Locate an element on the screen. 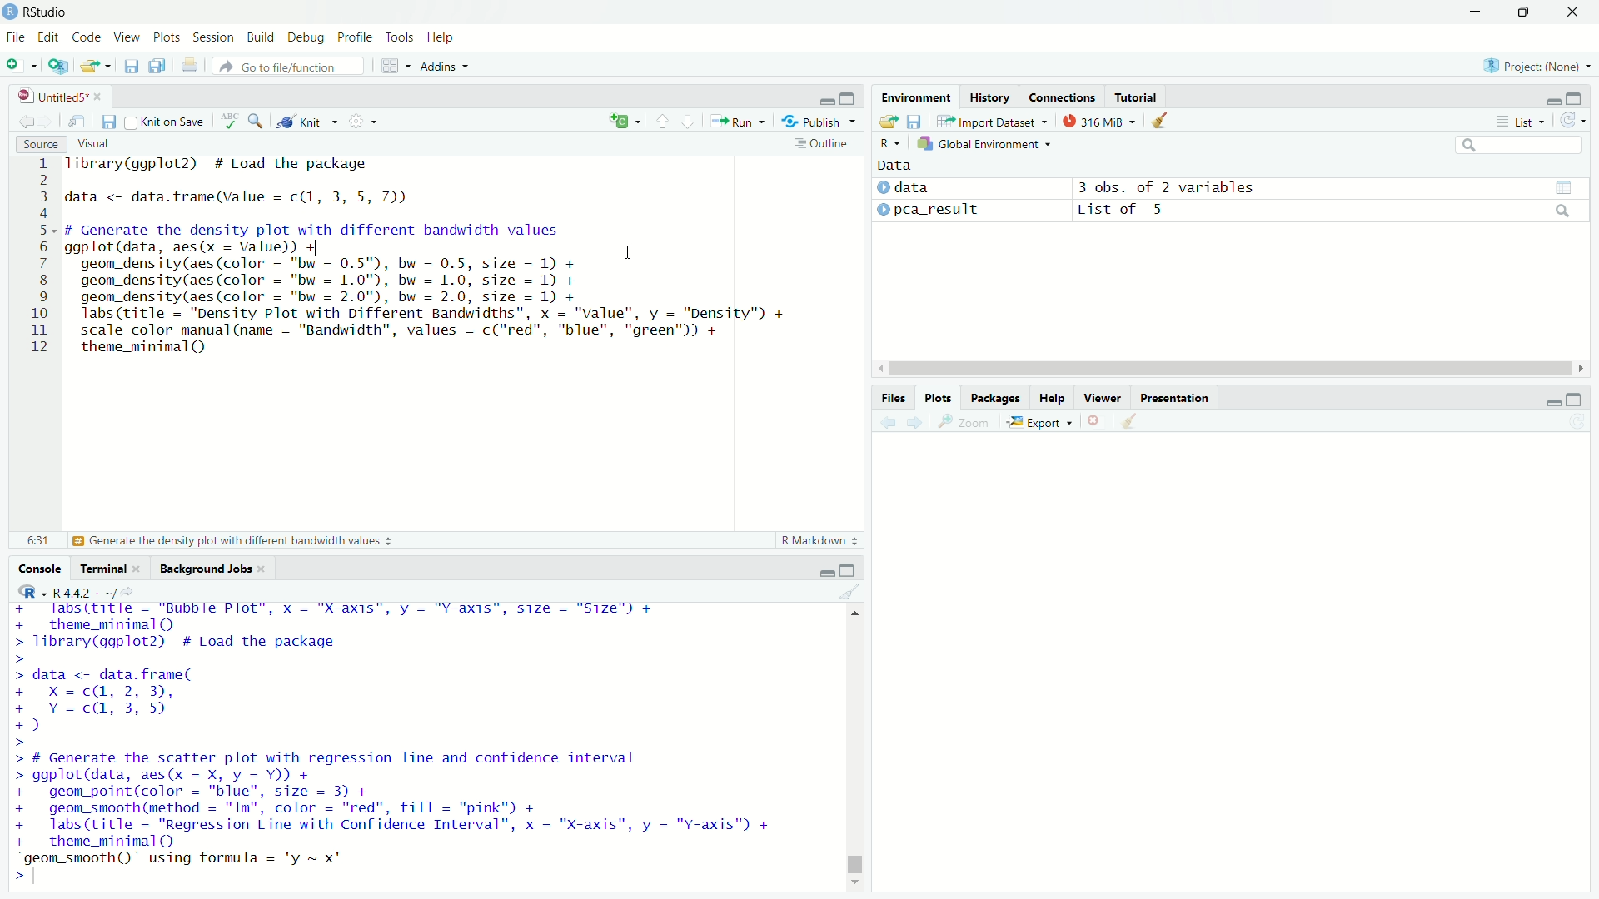 The image size is (1599, 899). R 4.4.2 .~/ is located at coordinates (84, 591).